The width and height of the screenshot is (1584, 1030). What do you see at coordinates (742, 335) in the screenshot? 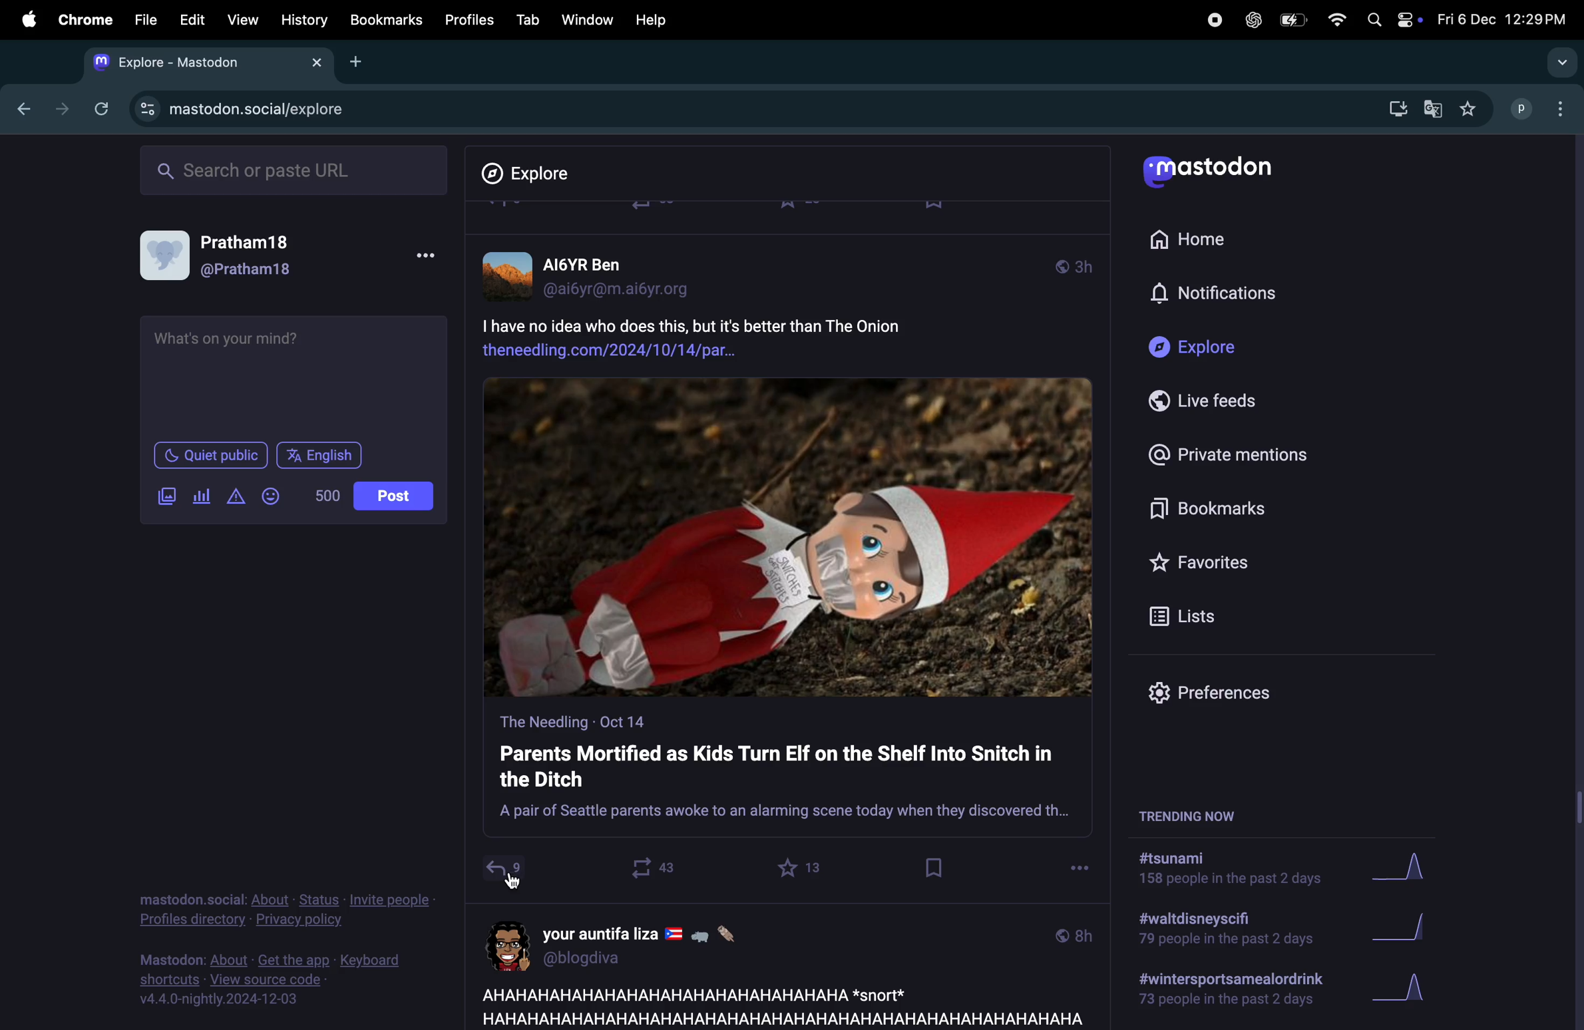
I see `post description` at bounding box center [742, 335].